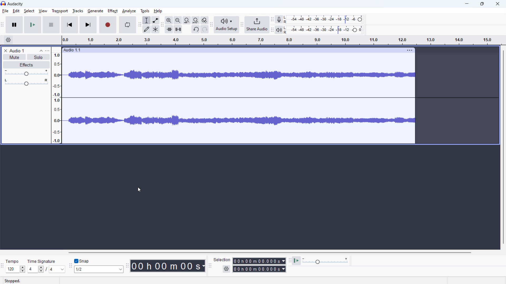  Describe the element at coordinates (60, 11) in the screenshot. I see `transport` at that location.